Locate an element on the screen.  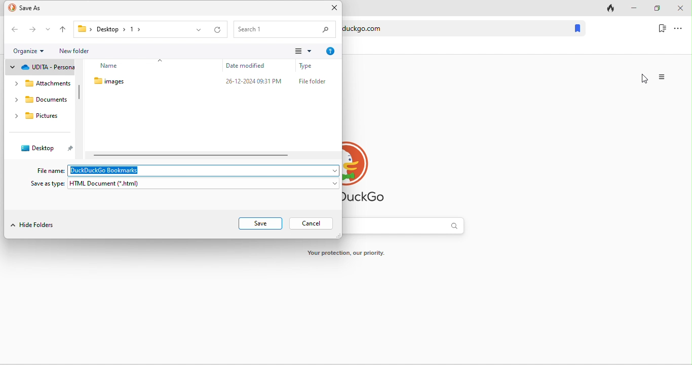
file name is located at coordinates (50, 170).